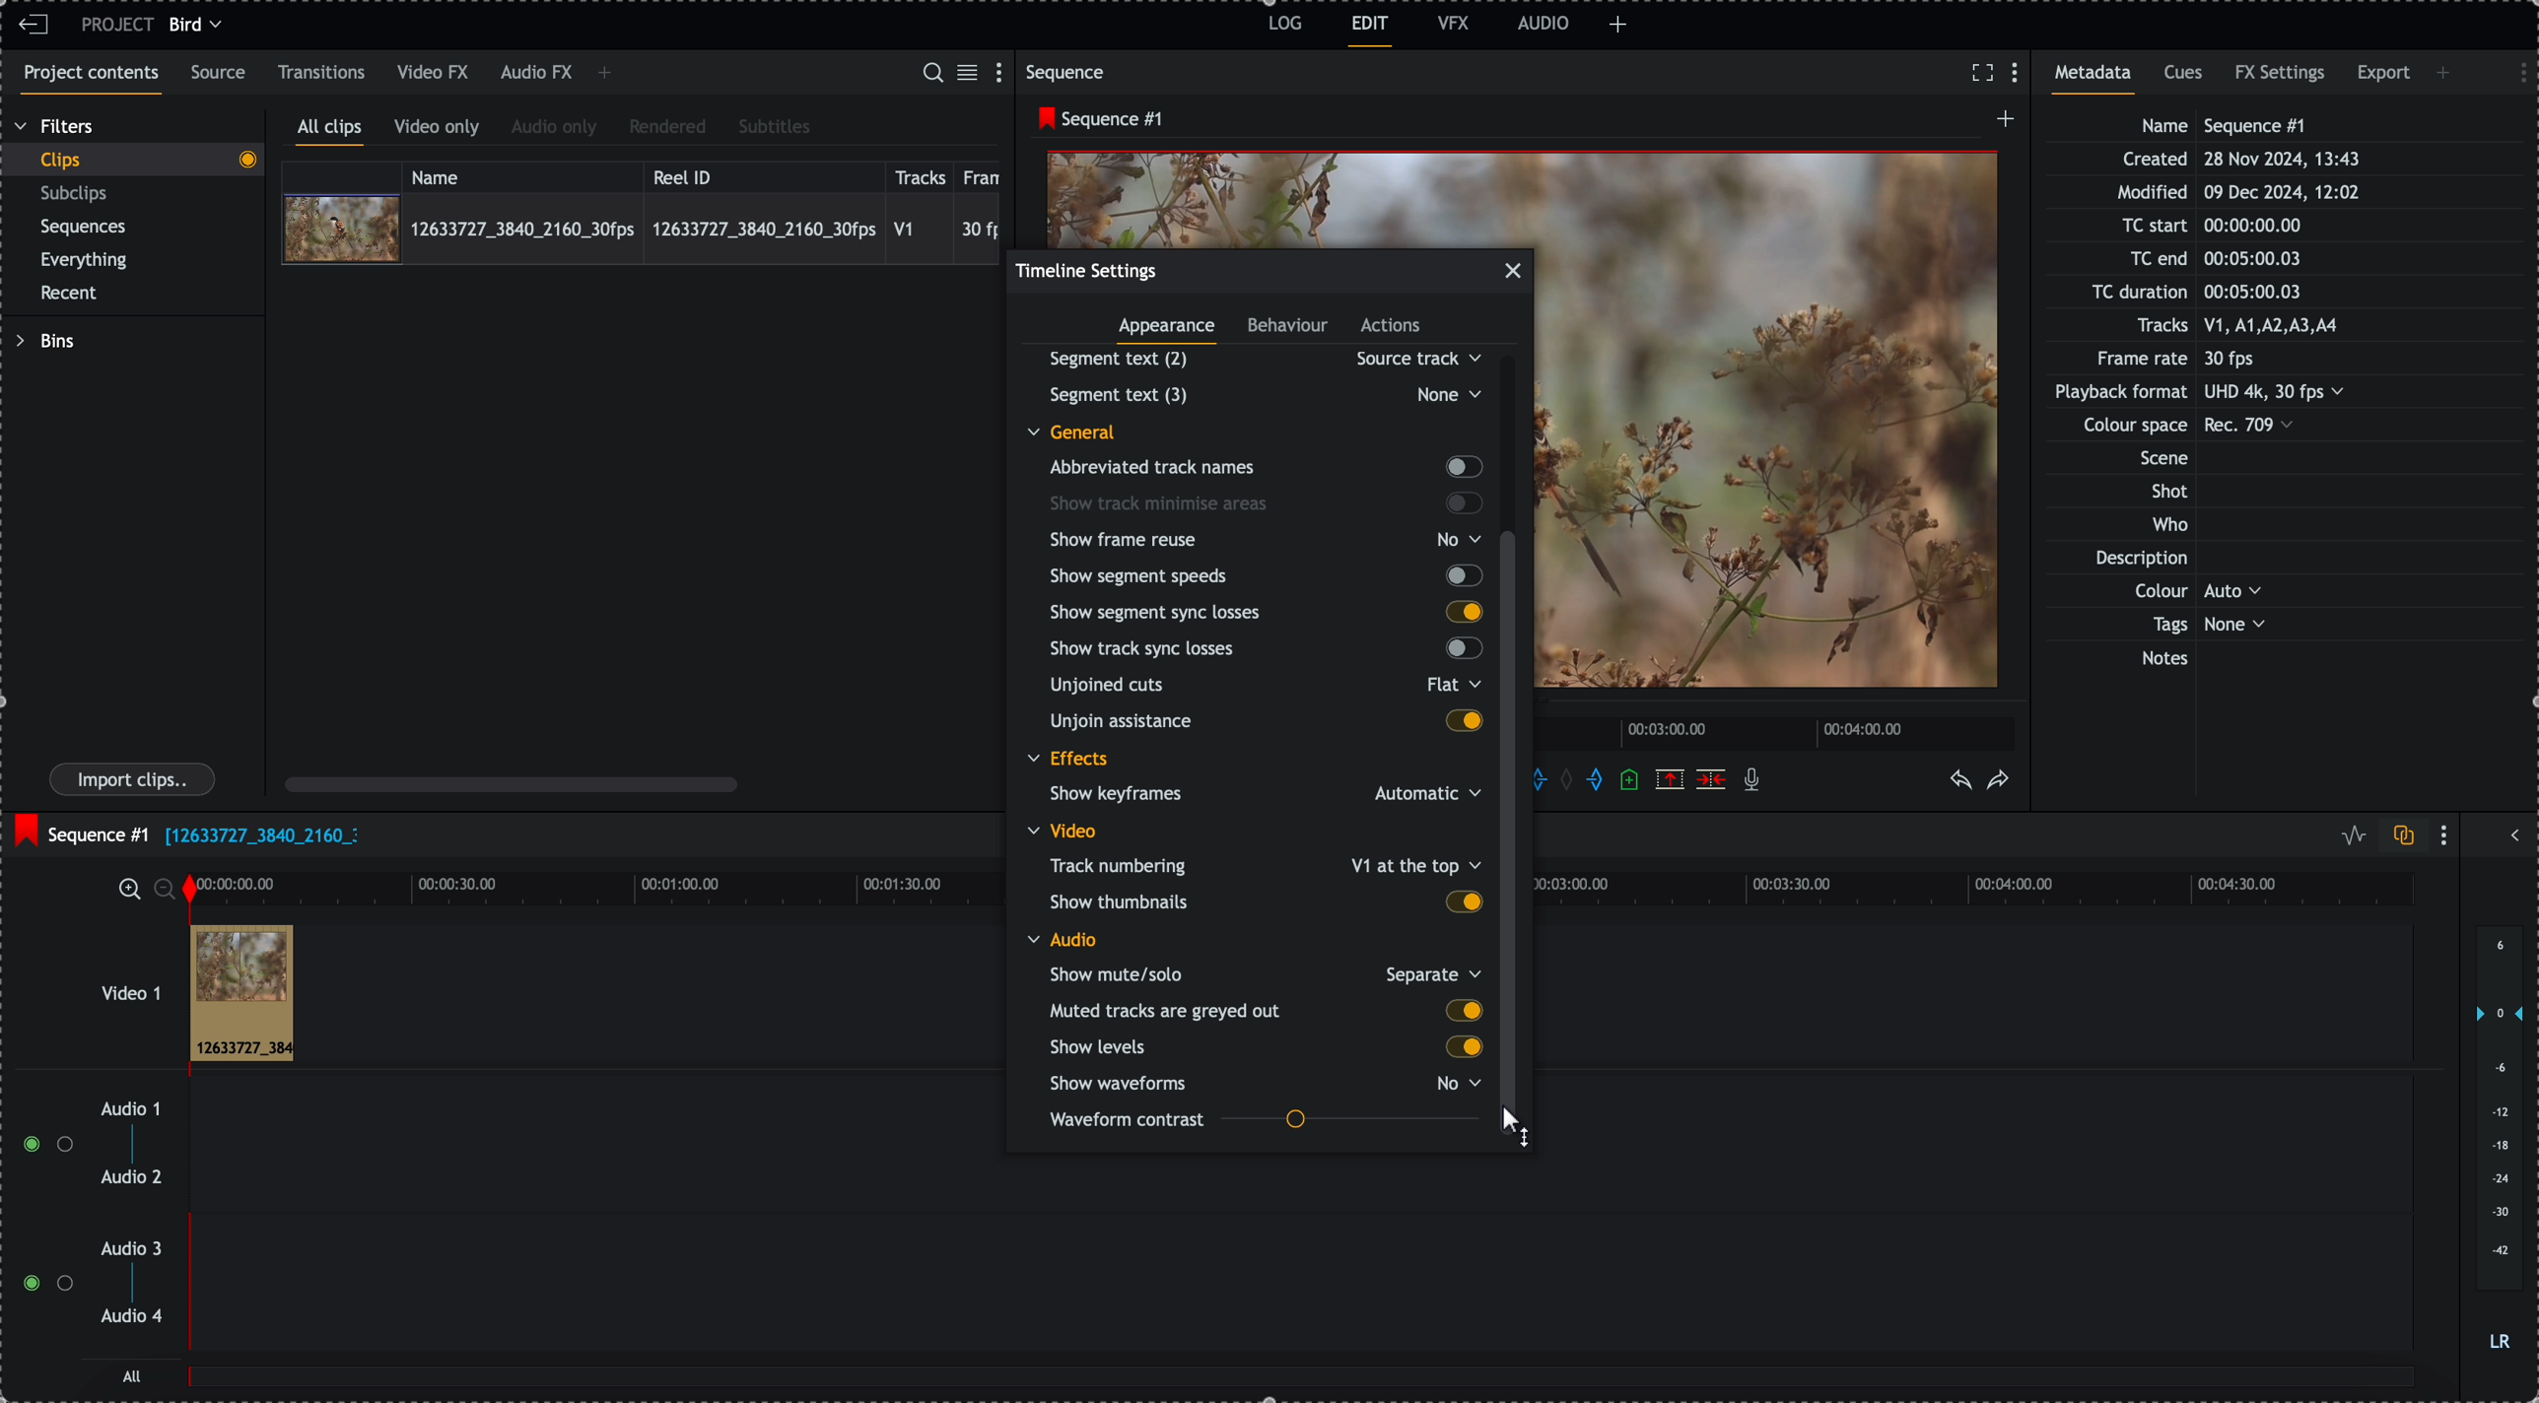 This screenshot has width=2539, height=1403. Describe the element at coordinates (522, 174) in the screenshot. I see `name` at that location.